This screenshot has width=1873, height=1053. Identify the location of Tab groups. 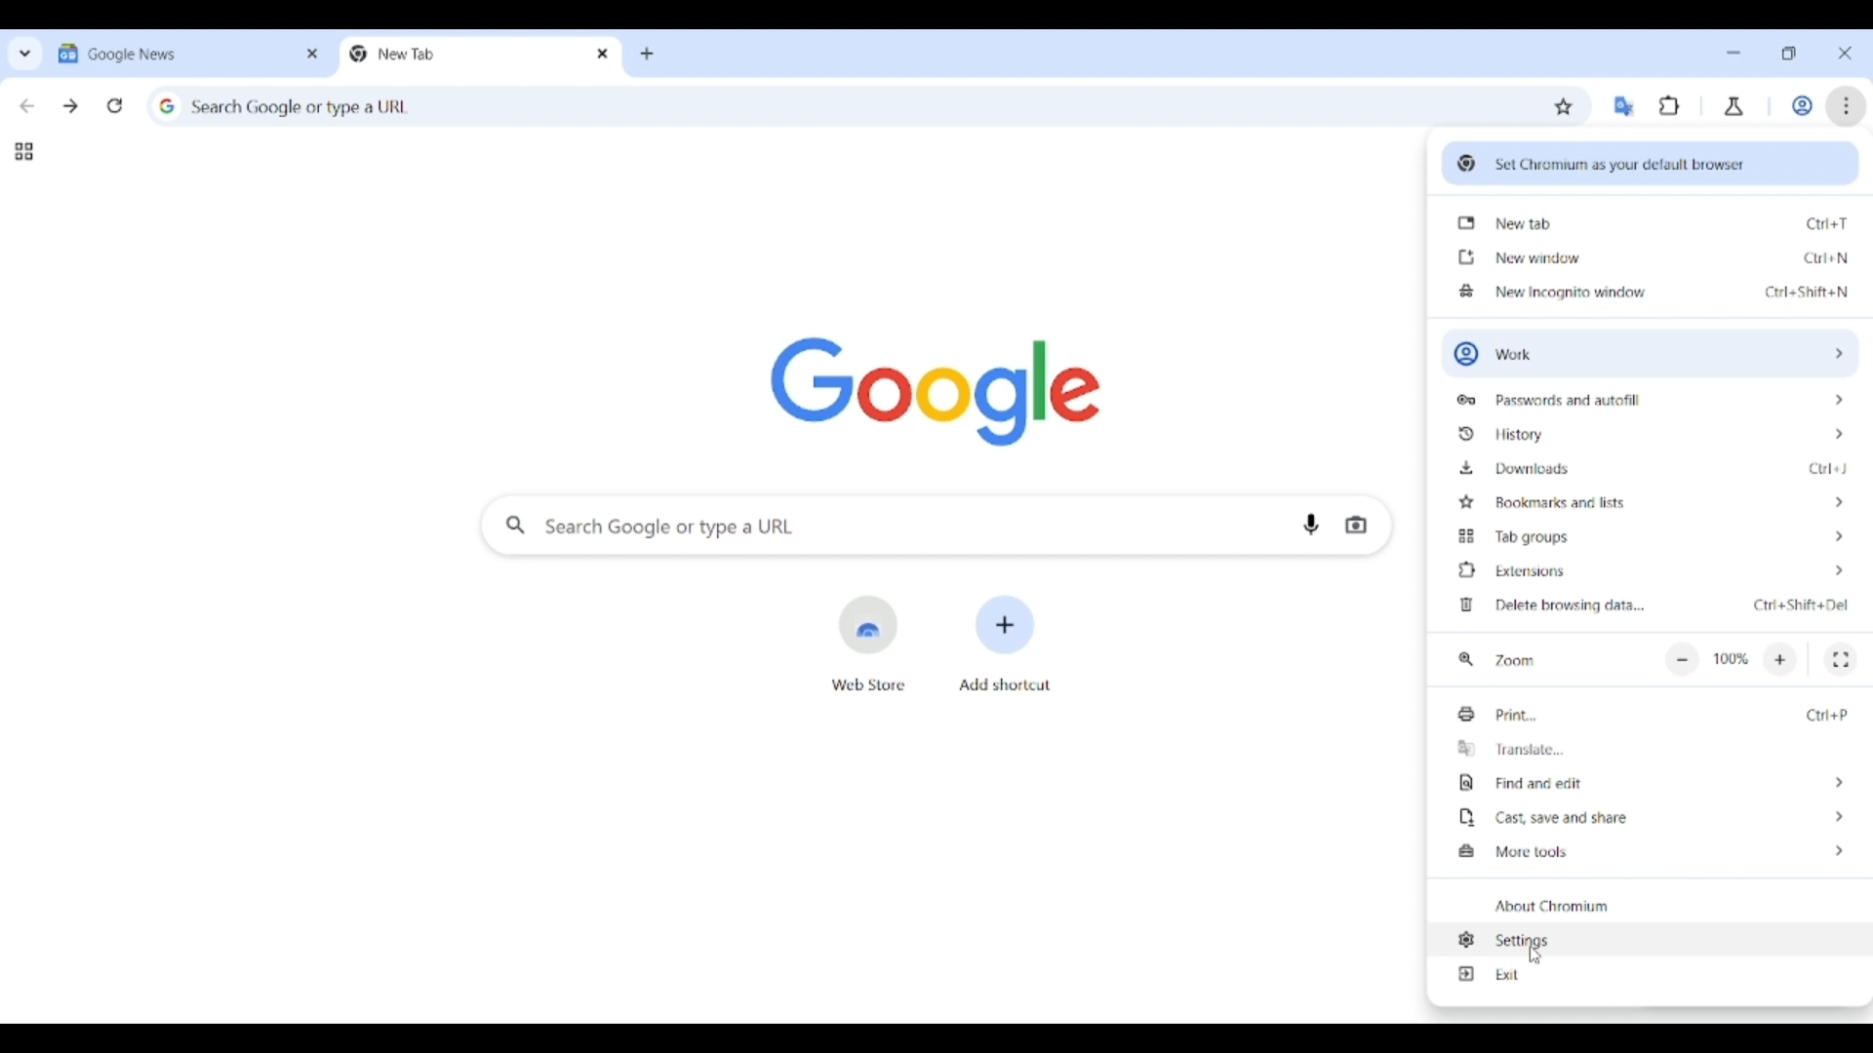
(23, 152).